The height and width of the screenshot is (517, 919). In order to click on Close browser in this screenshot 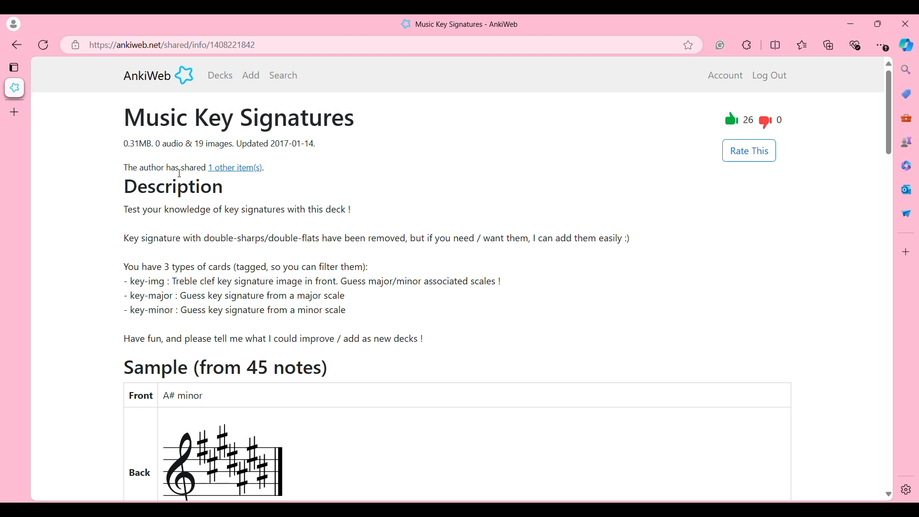, I will do `click(905, 23)`.